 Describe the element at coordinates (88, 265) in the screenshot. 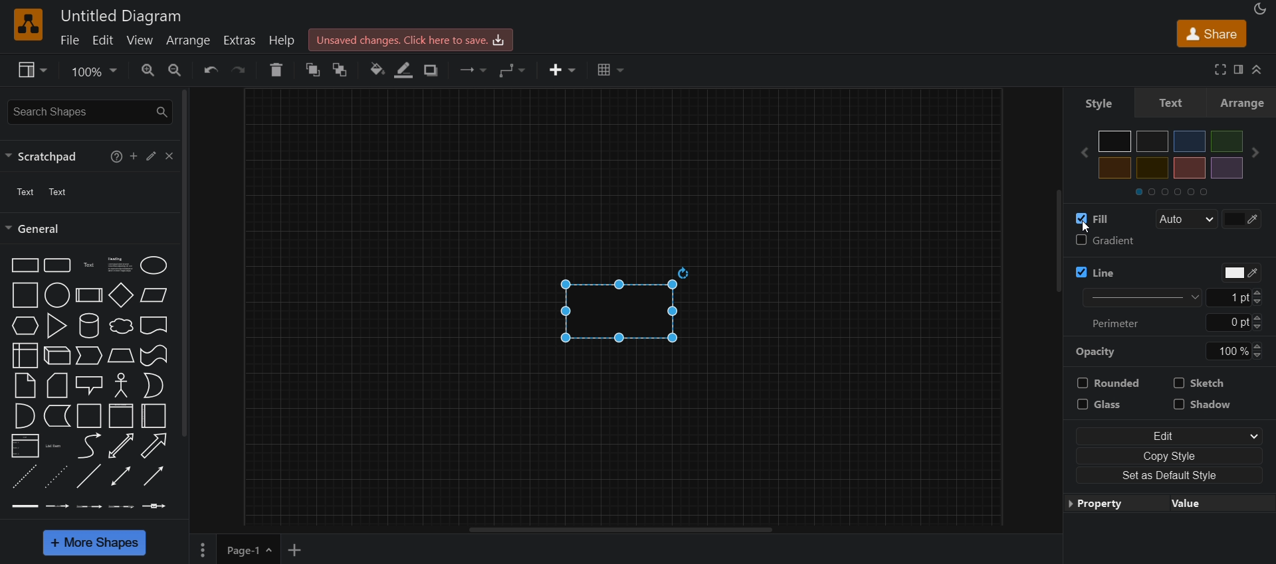

I see `text` at that location.